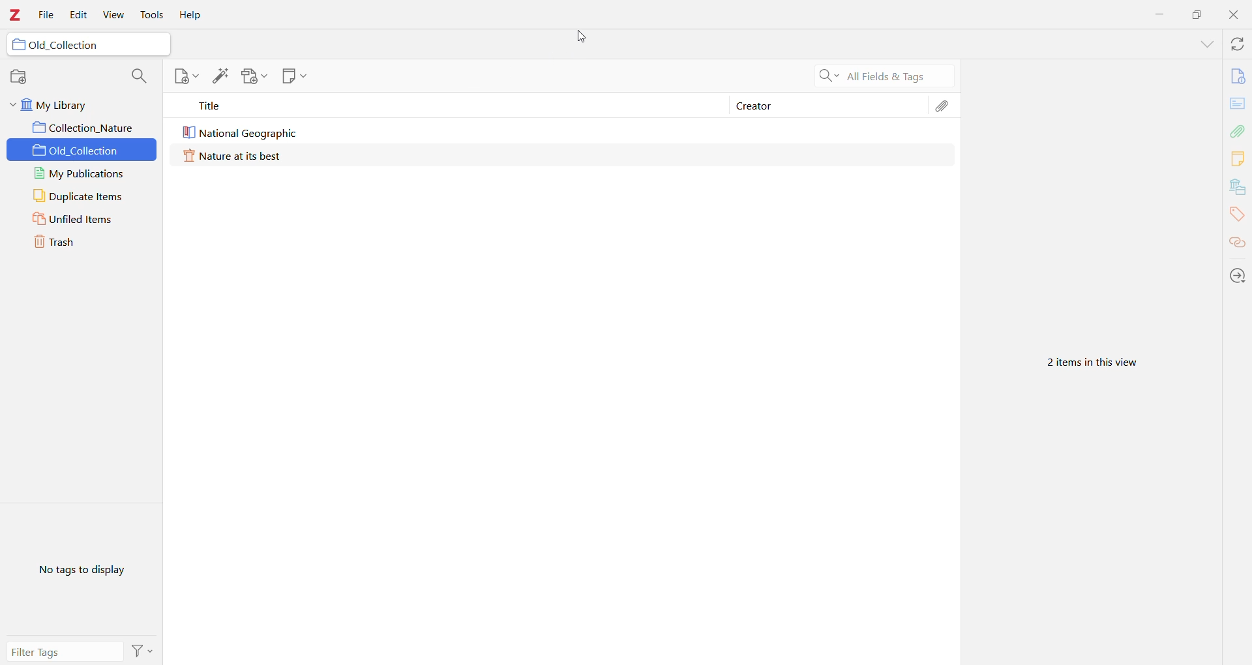  Describe the element at coordinates (583, 37) in the screenshot. I see `cursor` at that location.